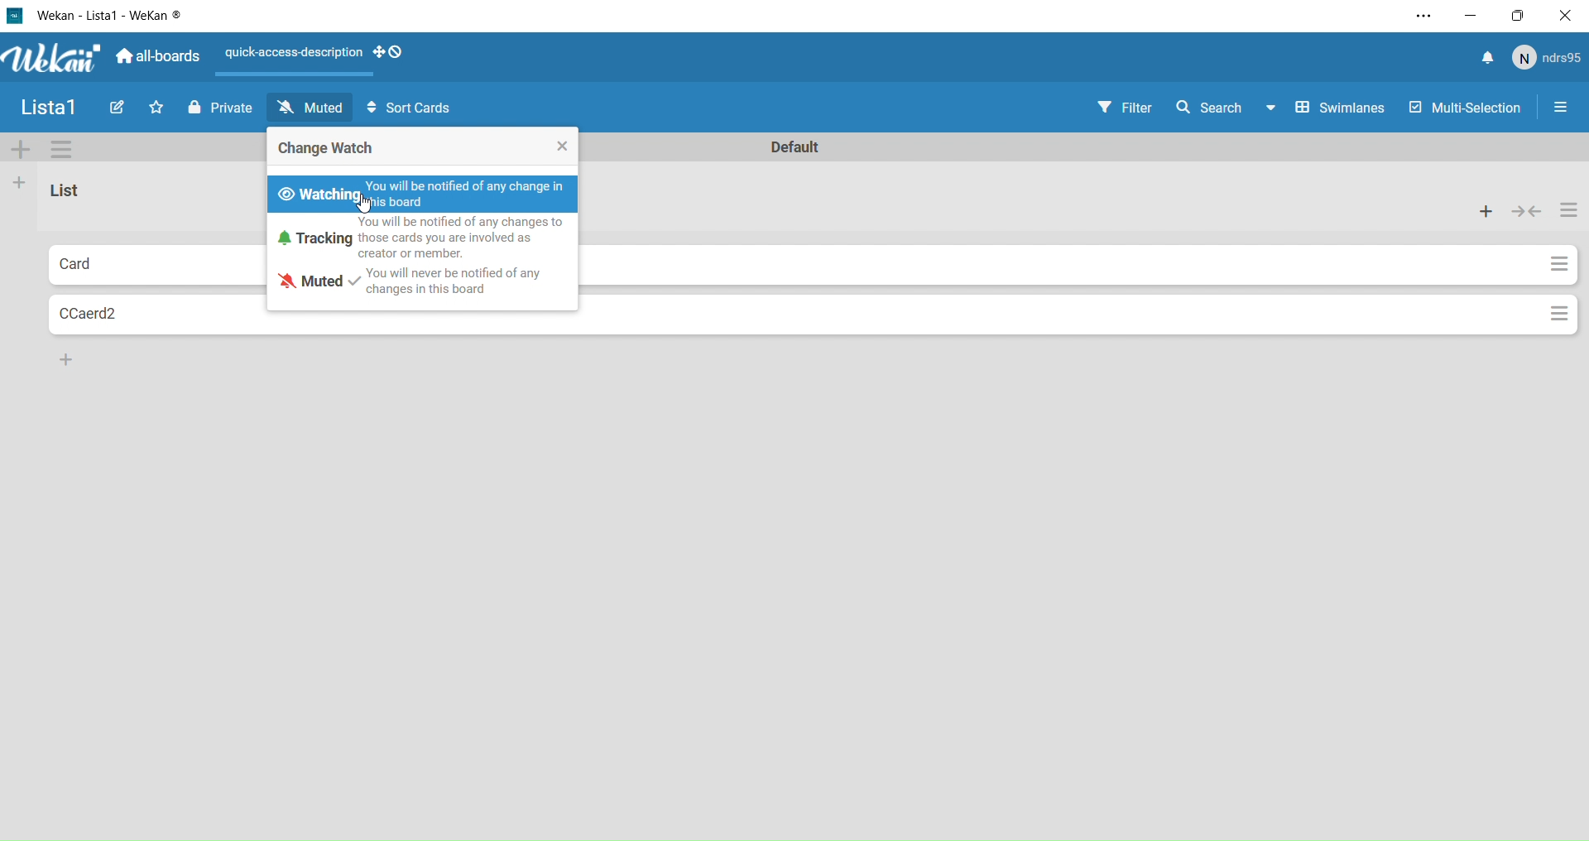 Image resolution: width=1589 pixels, height=841 pixels. Describe the element at coordinates (420, 235) in the screenshot. I see `Tracking` at that location.